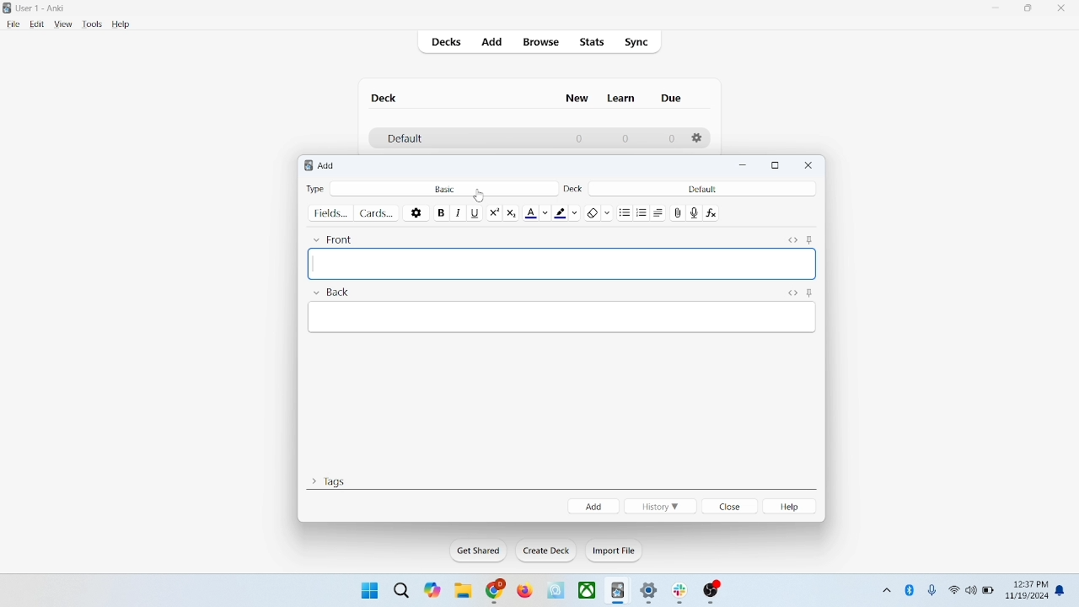 The image size is (1079, 607). Describe the element at coordinates (661, 214) in the screenshot. I see `alignment` at that location.